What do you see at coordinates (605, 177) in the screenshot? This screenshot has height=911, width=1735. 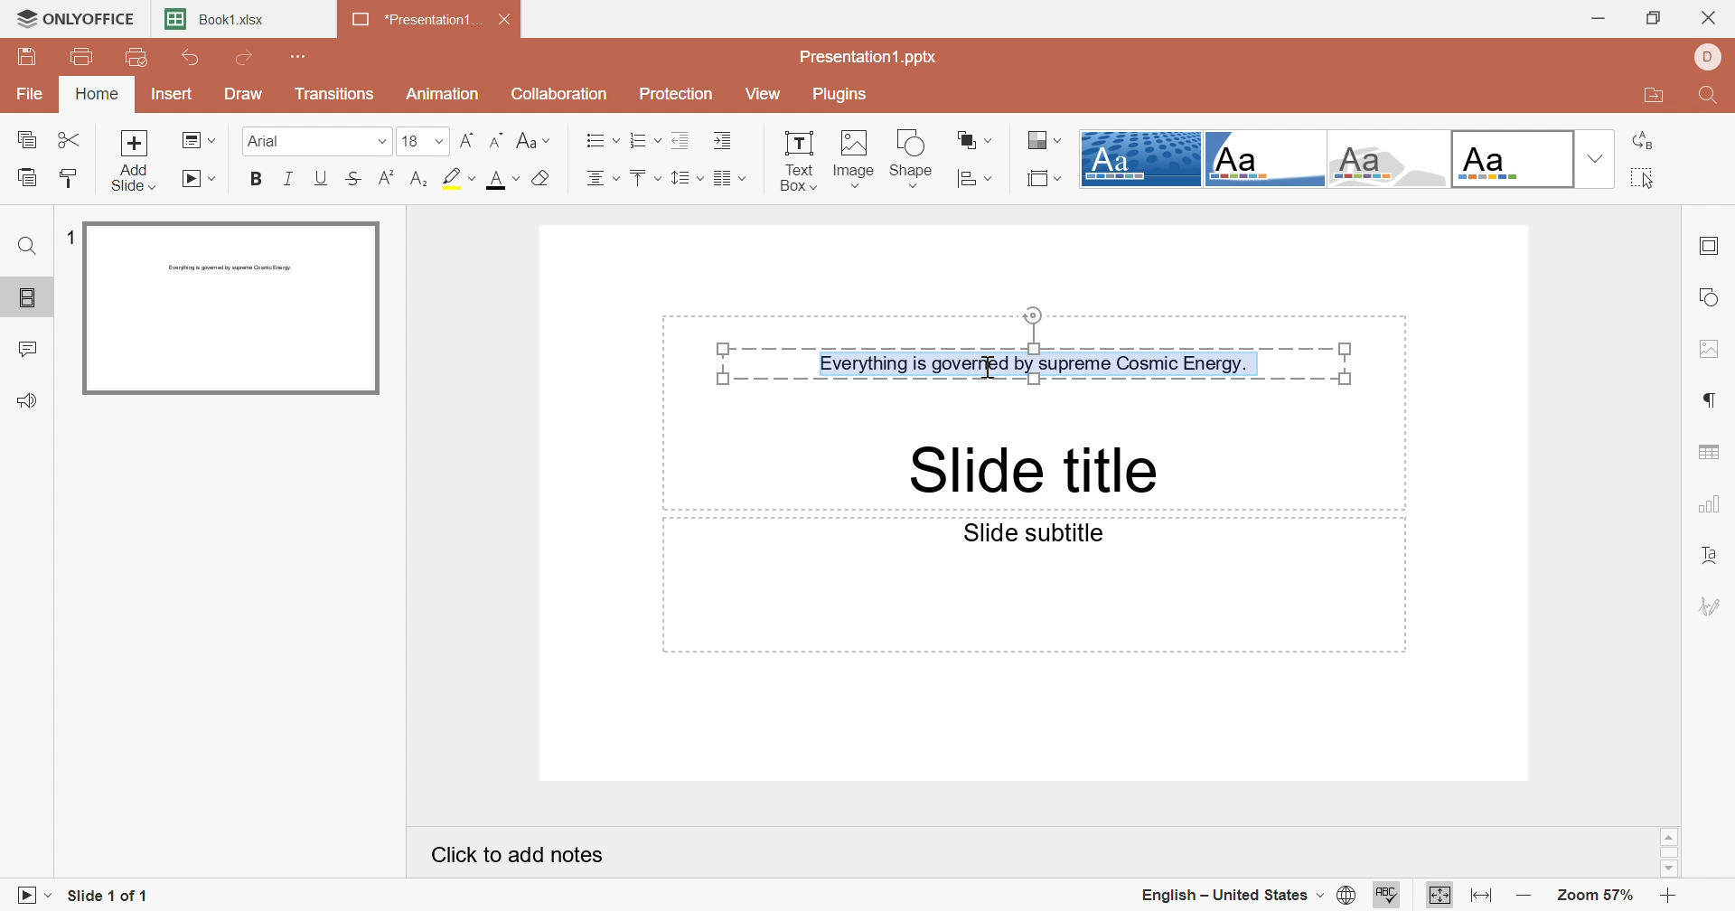 I see `Align center` at bounding box center [605, 177].